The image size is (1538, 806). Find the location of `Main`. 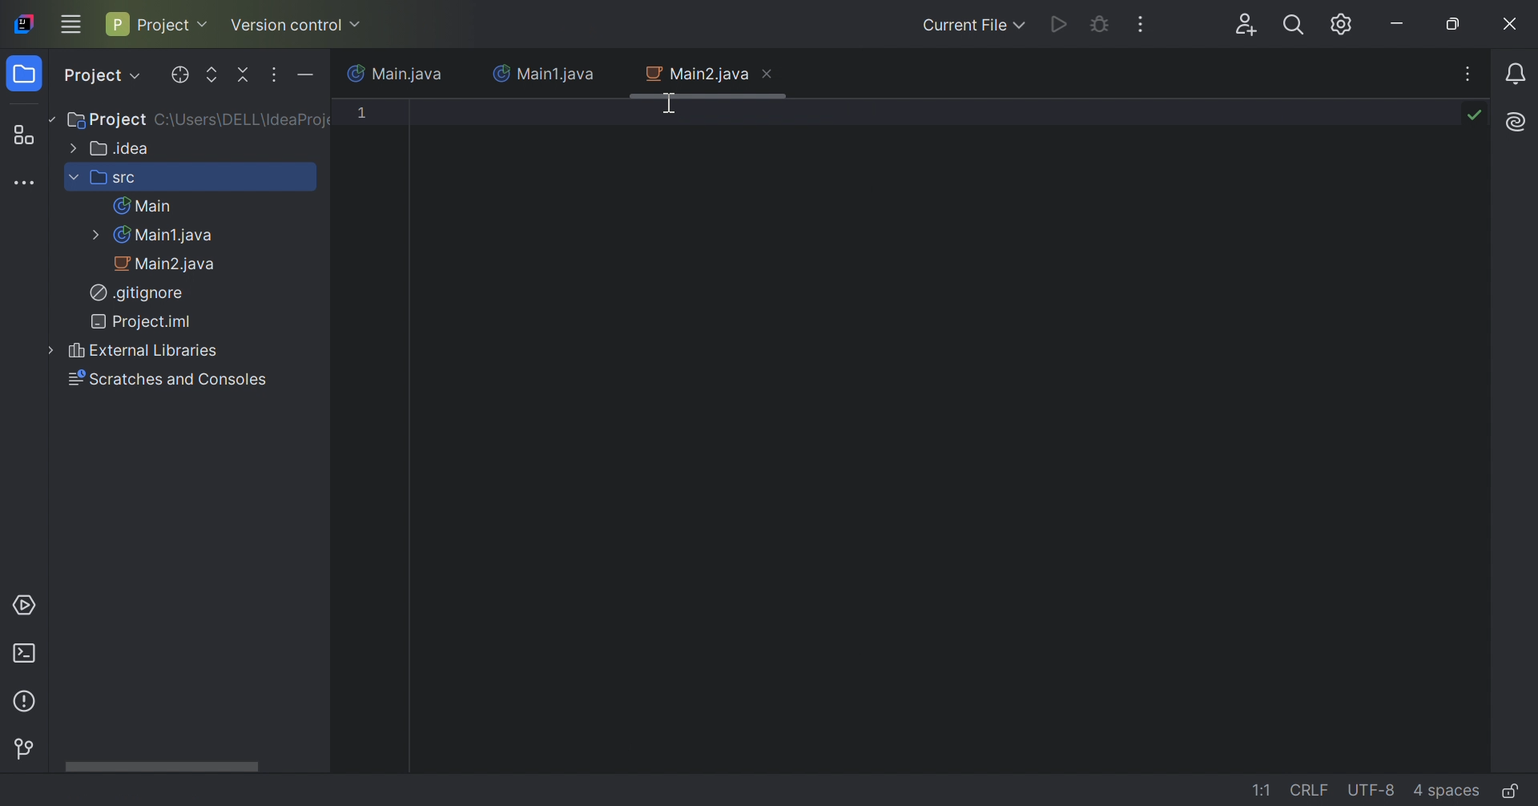

Main is located at coordinates (143, 208).